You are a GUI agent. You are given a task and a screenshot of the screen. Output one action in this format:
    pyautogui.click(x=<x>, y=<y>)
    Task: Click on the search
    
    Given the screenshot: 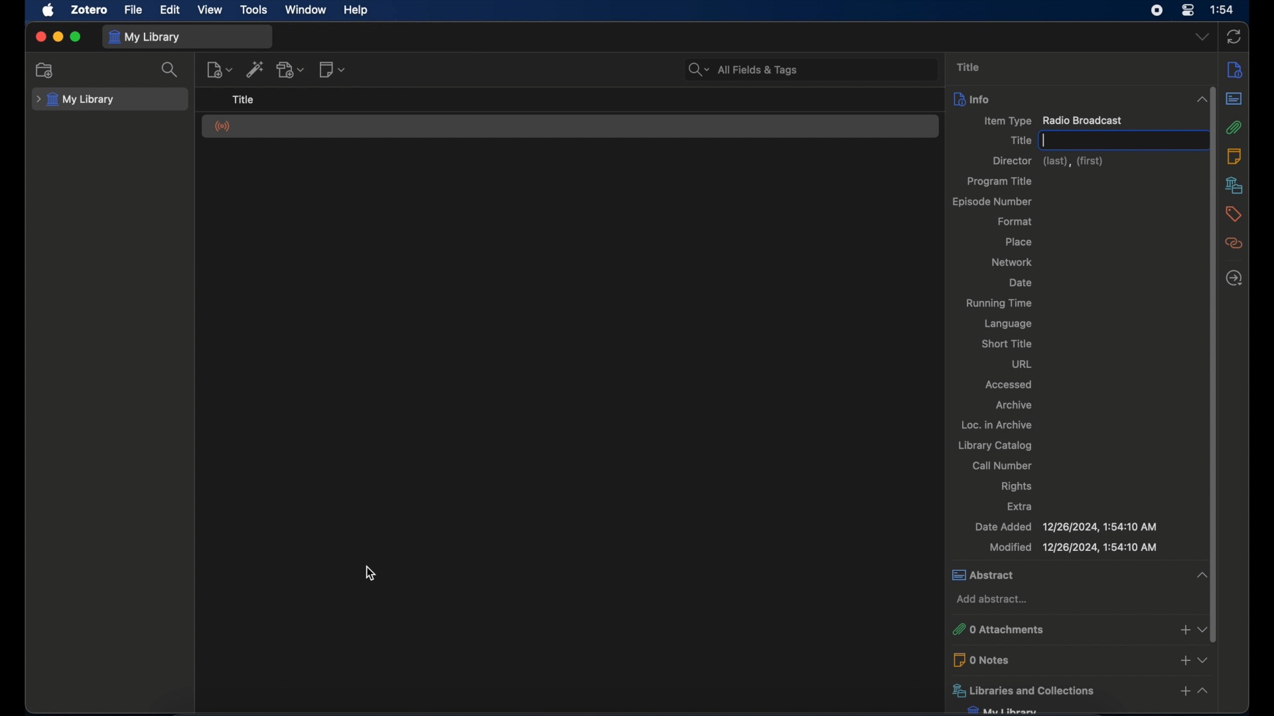 What is the action you would take?
    pyautogui.click(x=171, y=70)
    